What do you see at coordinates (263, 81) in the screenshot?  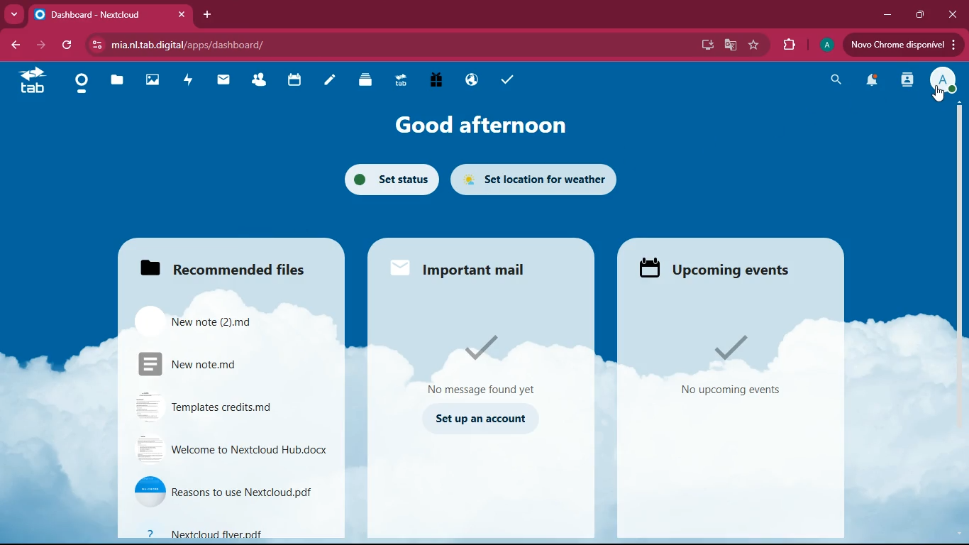 I see `friends` at bounding box center [263, 81].